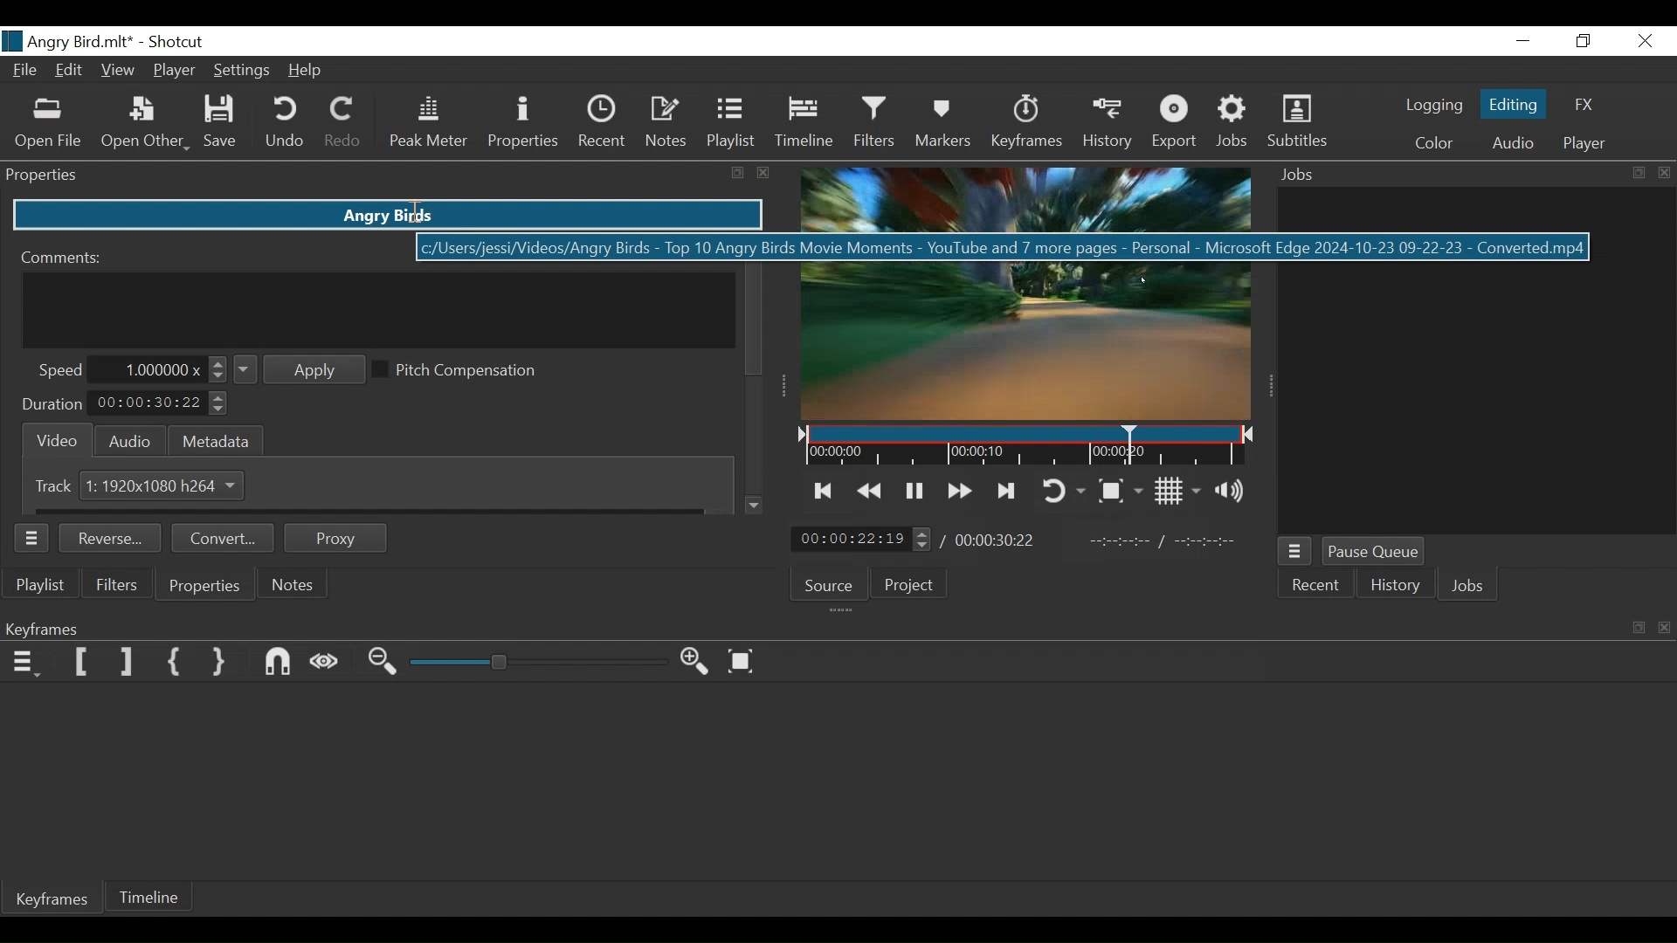 Image resolution: width=1677 pixels, height=943 pixels. Describe the element at coordinates (731, 122) in the screenshot. I see `Playlist` at that location.